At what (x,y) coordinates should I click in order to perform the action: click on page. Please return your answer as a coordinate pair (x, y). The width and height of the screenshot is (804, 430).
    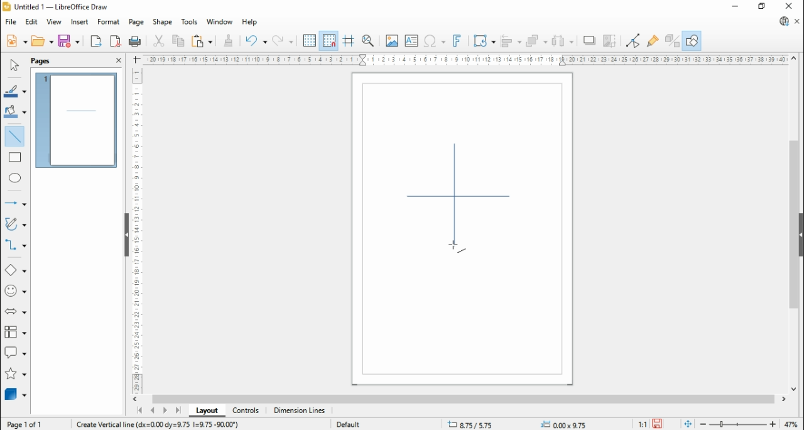
    Looking at the image, I should click on (41, 62).